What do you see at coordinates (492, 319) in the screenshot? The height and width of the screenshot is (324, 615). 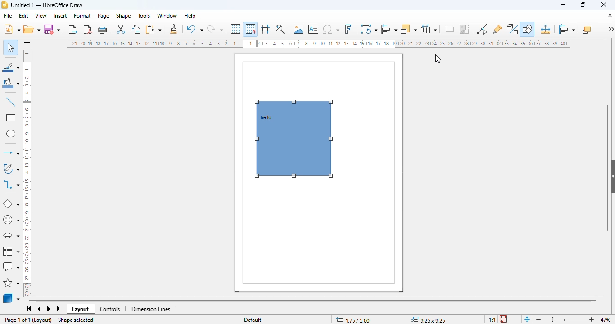 I see `scaling factor of the document` at bounding box center [492, 319].